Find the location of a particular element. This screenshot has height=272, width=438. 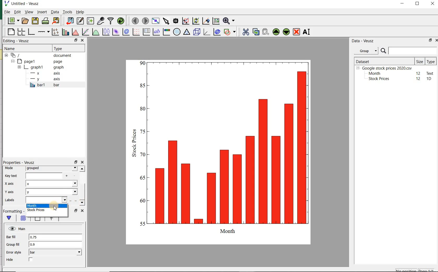

new document is located at coordinates (13, 21).